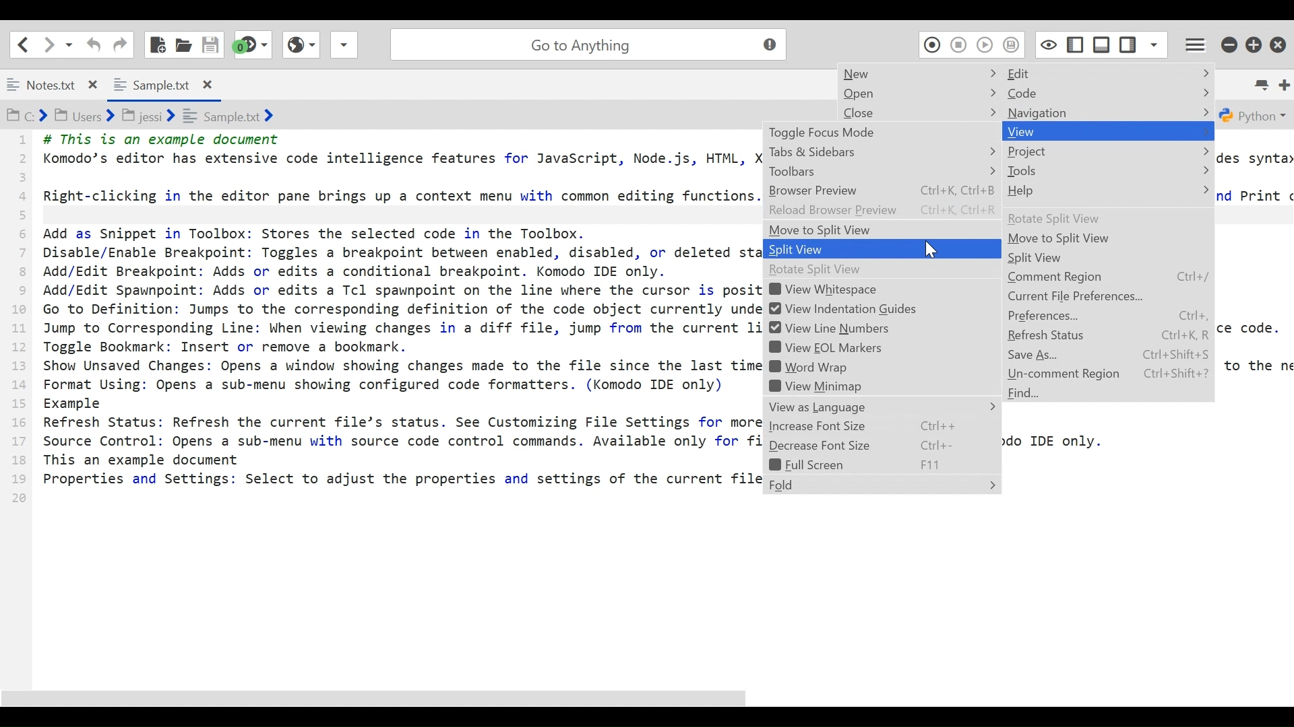 The width and height of the screenshot is (1294, 727). Describe the element at coordinates (1286, 83) in the screenshot. I see `Add new Tab` at that location.